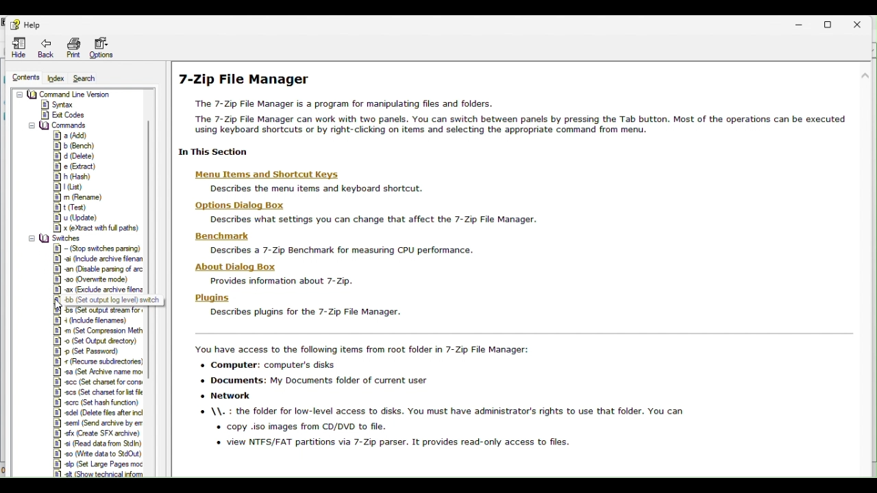  What do you see at coordinates (58, 78) in the screenshot?
I see `index` at bounding box center [58, 78].